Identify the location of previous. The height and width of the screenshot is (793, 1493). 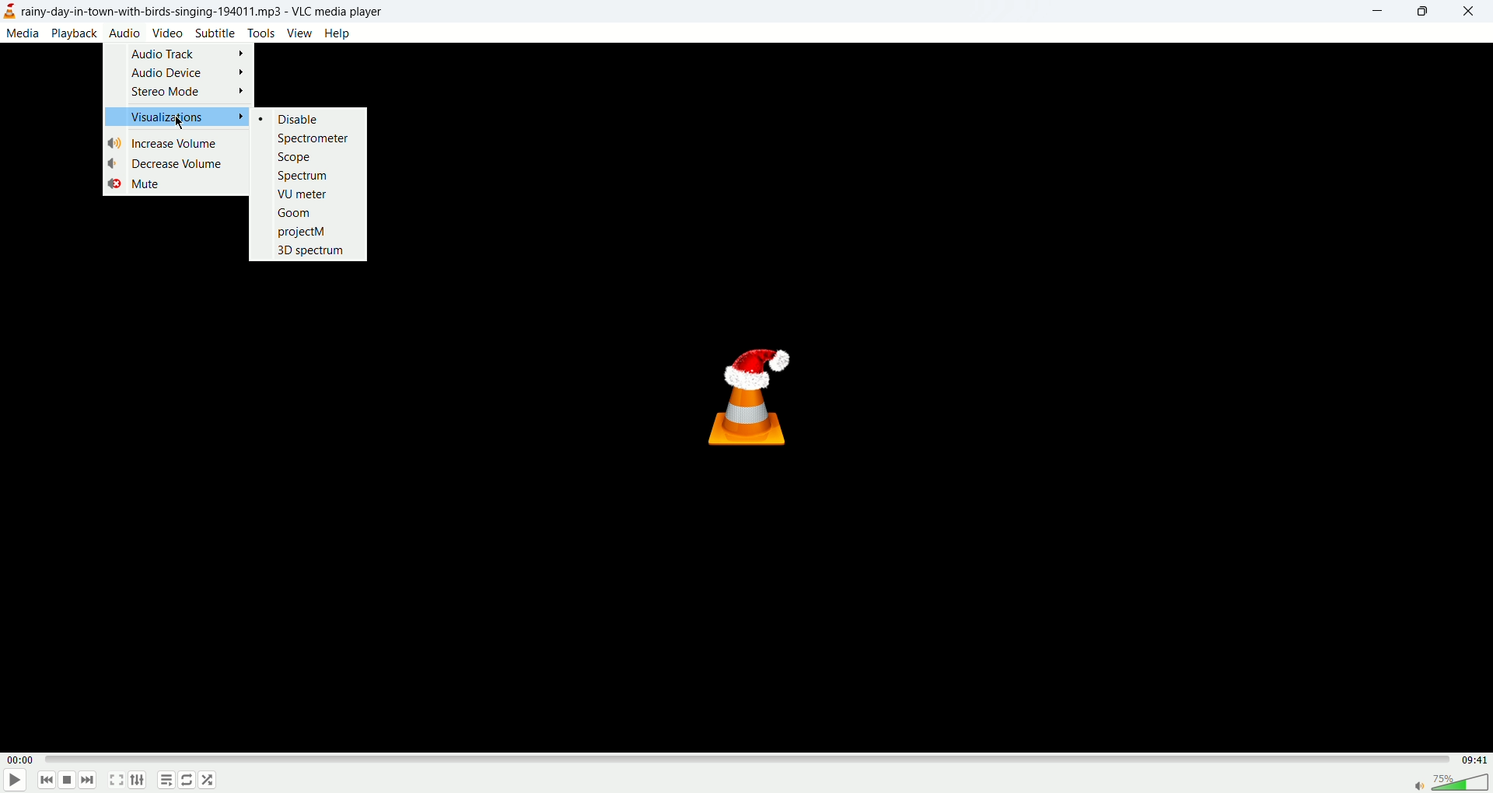
(47, 781).